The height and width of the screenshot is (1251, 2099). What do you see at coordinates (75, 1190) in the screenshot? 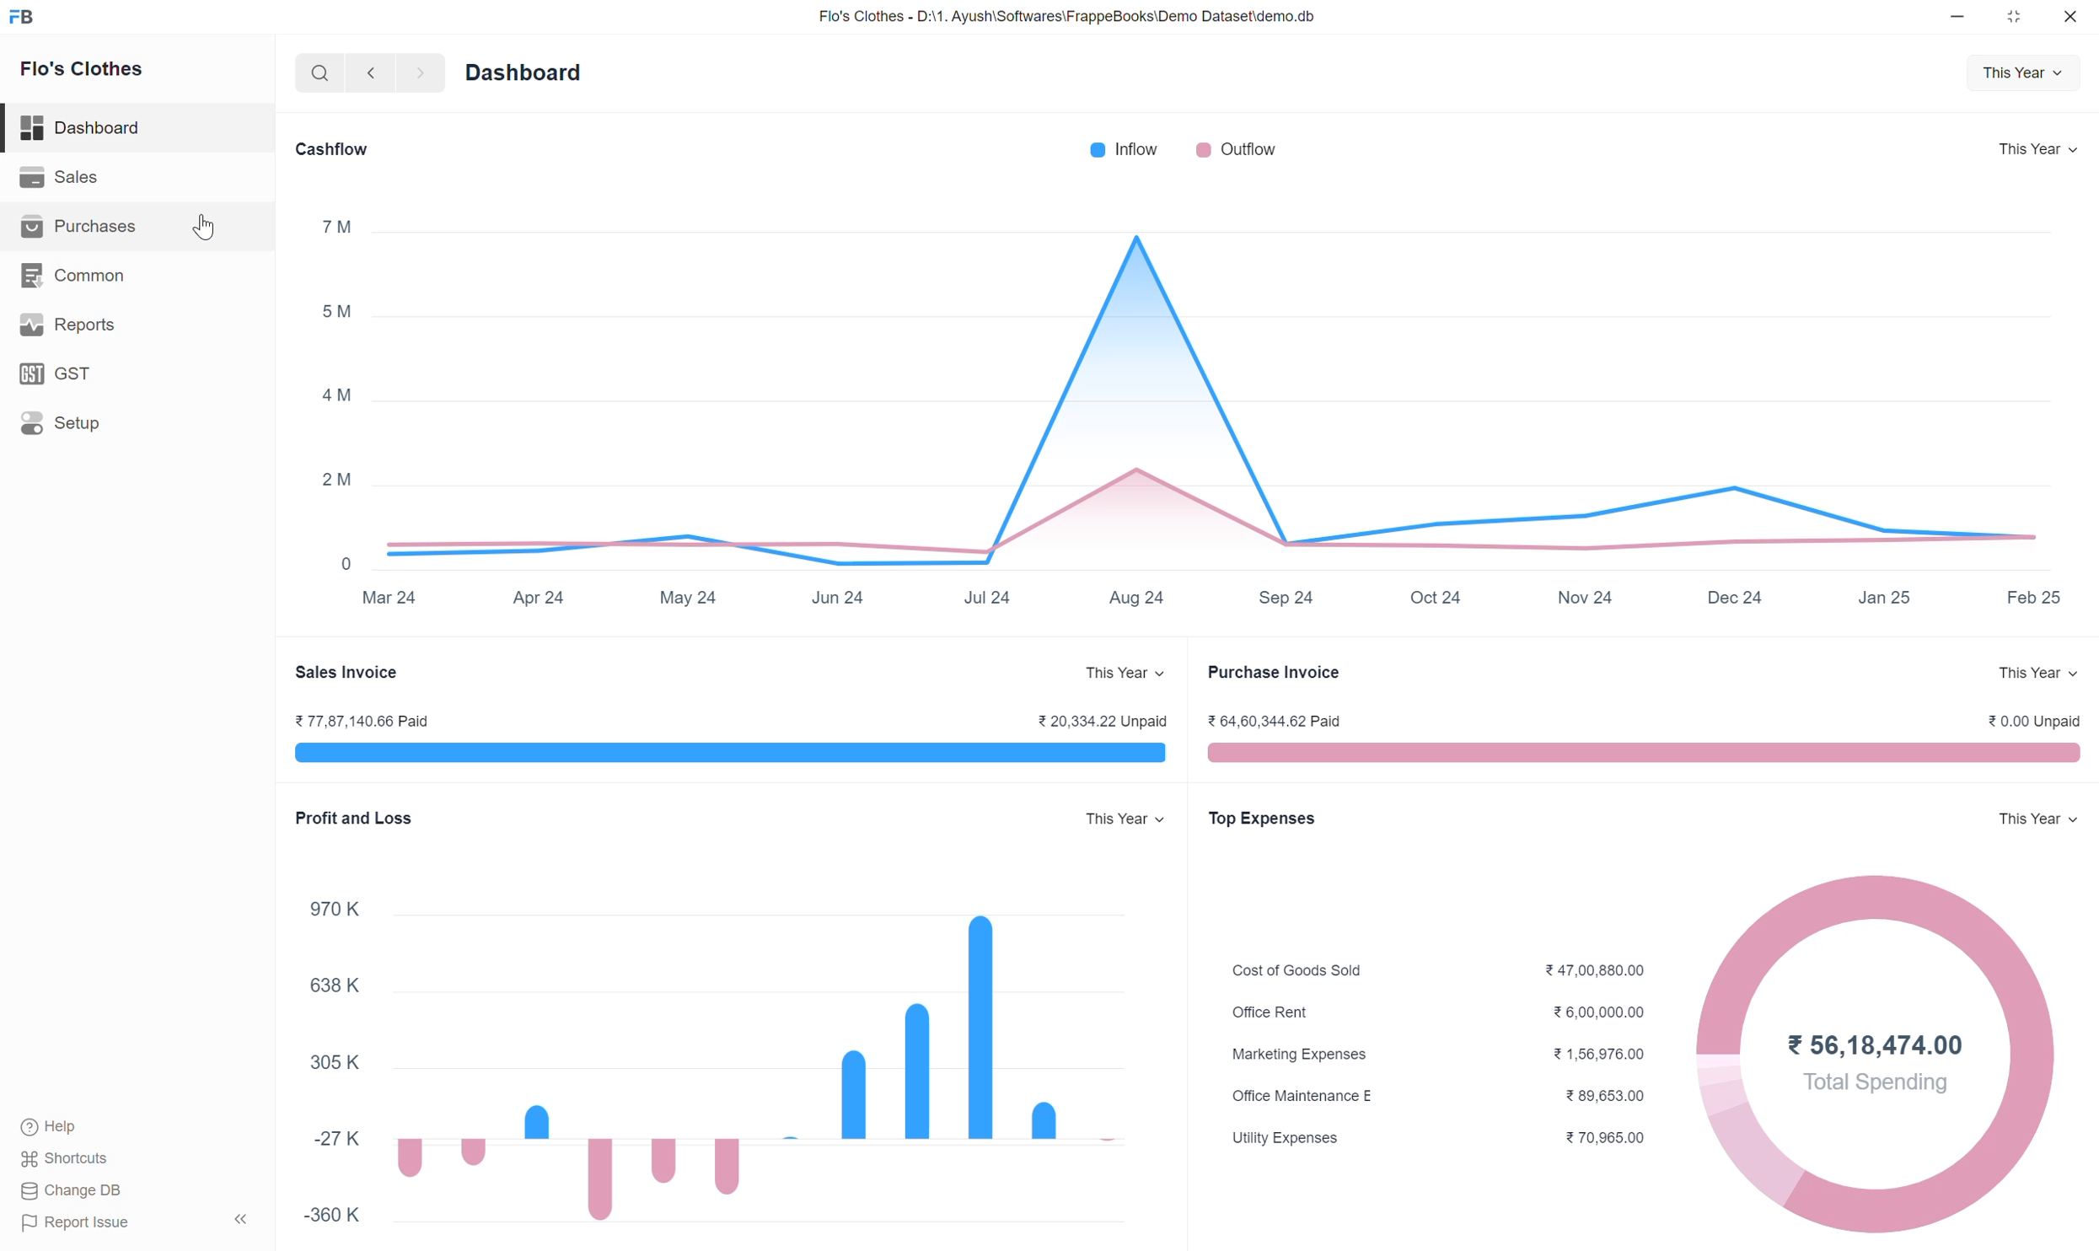
I see `Change DB` at bounding box center [75, 1190].